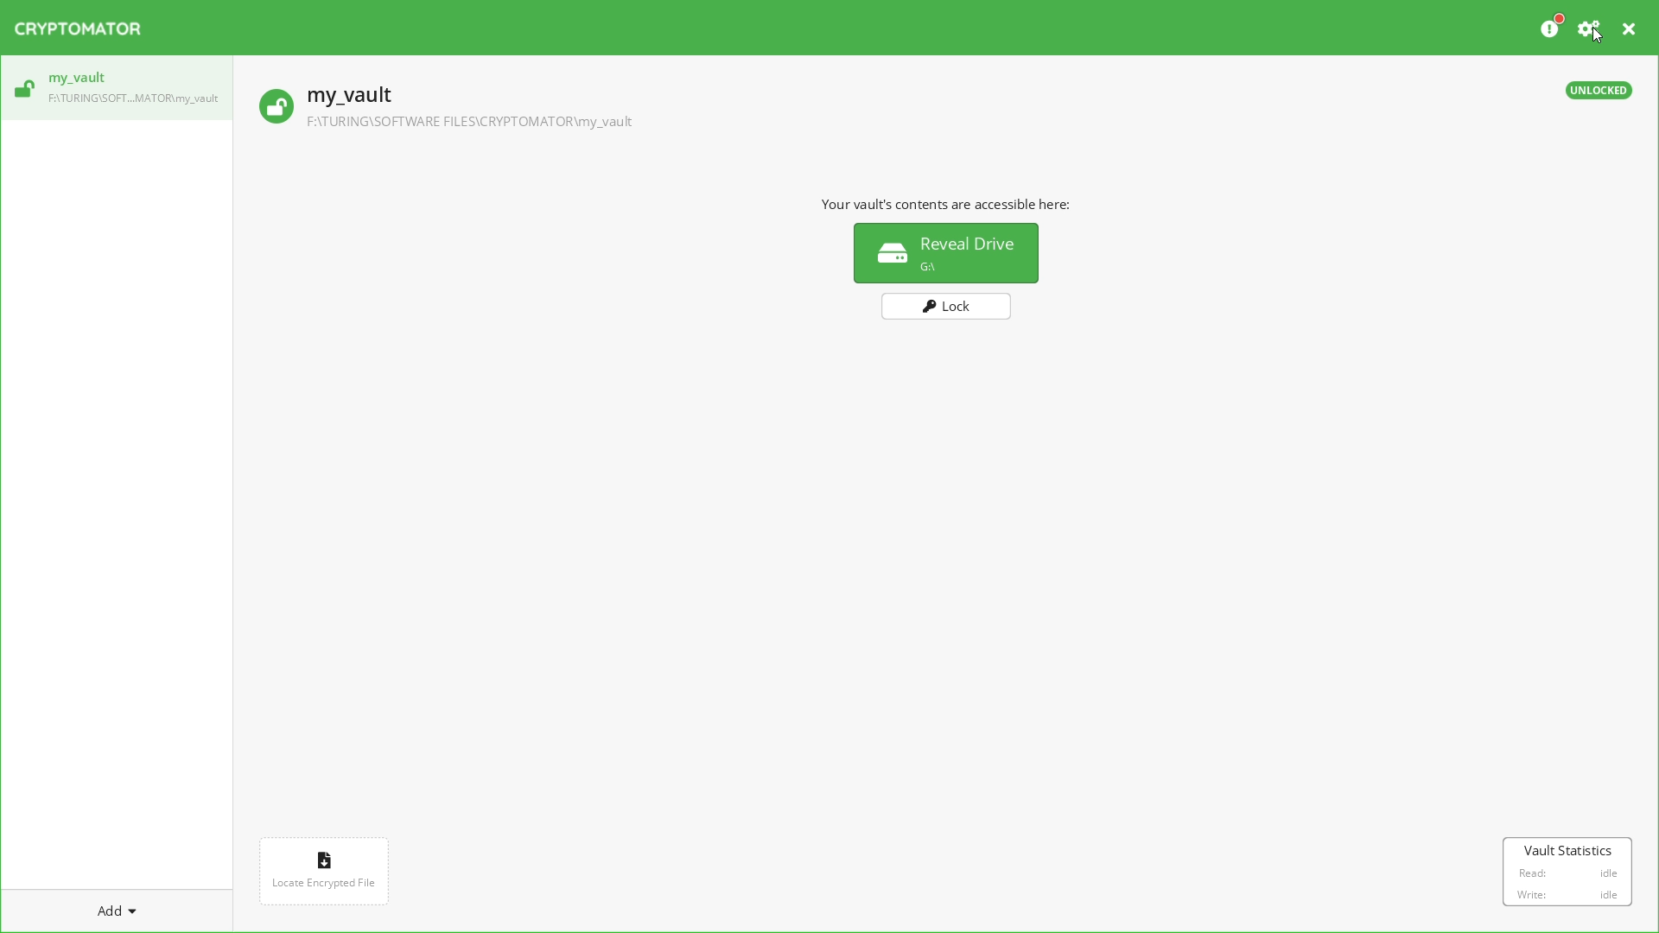 This screenshot has width=1659, height=933. Describe the element at coordinates (899, 114) in the screenshot. I see `Current Open Vault` at that location.